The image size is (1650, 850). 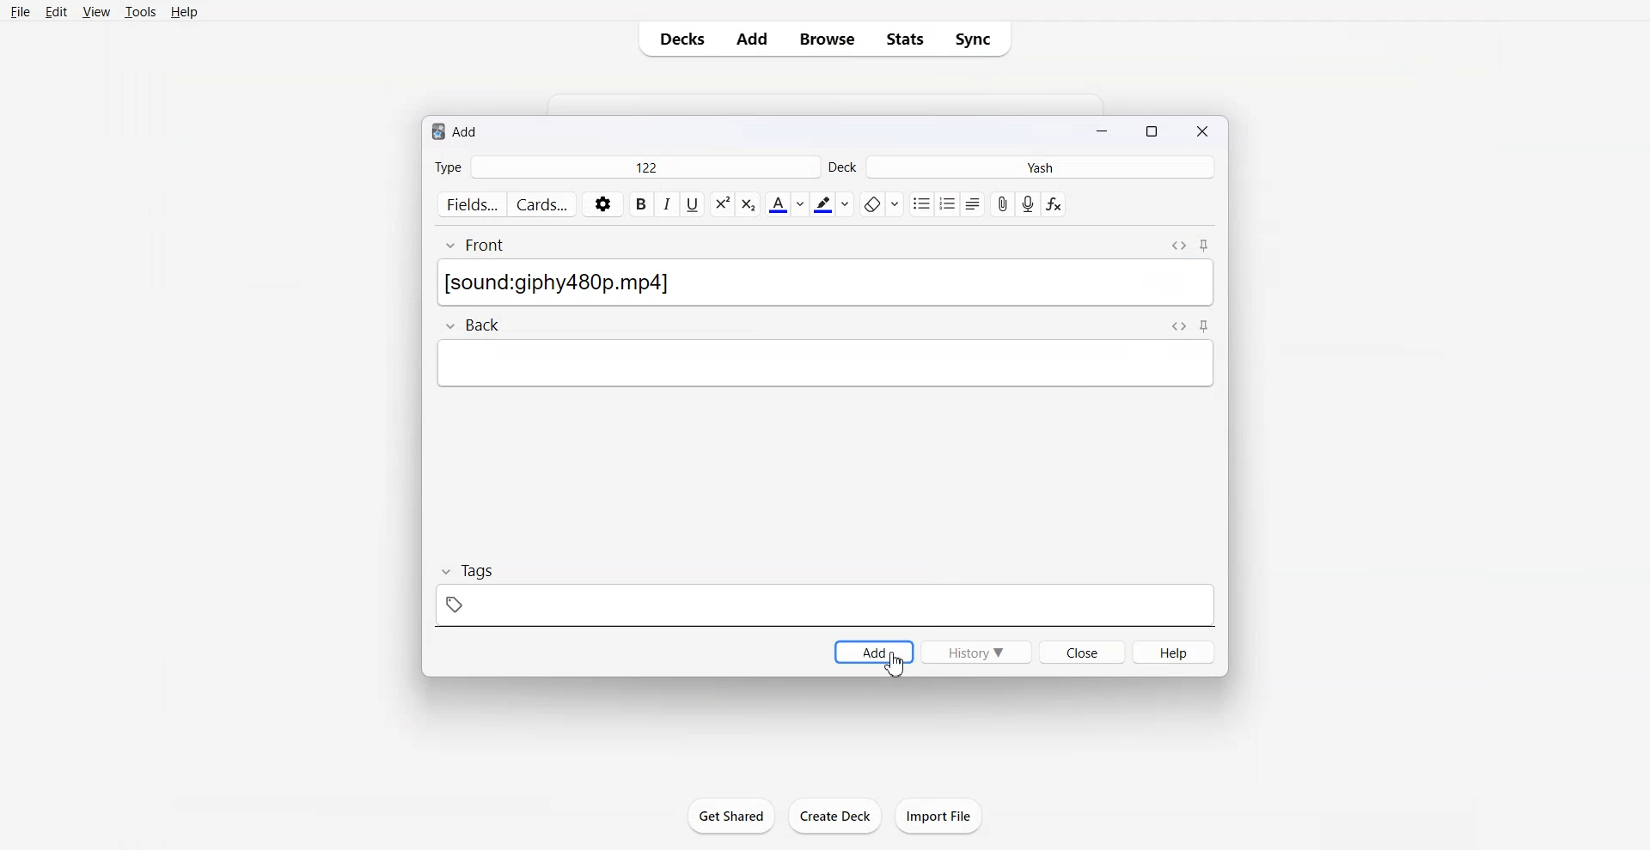 What do you see at coordinates (882, 204) in the screenshot?
I see `Remove format` at bounding box center [882, 204].